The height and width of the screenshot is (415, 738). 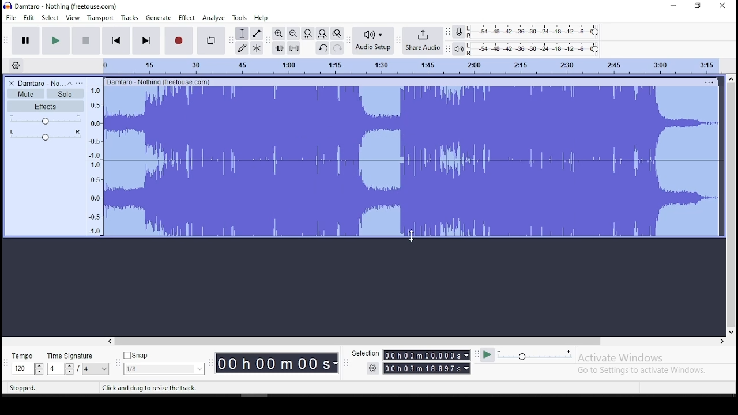 I want to click on , so click(x=93, y=161).